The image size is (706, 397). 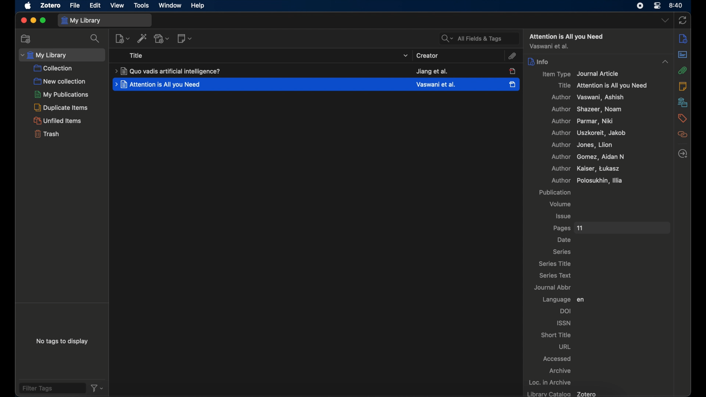 I want to click on archive, so click(x=561, y=371).